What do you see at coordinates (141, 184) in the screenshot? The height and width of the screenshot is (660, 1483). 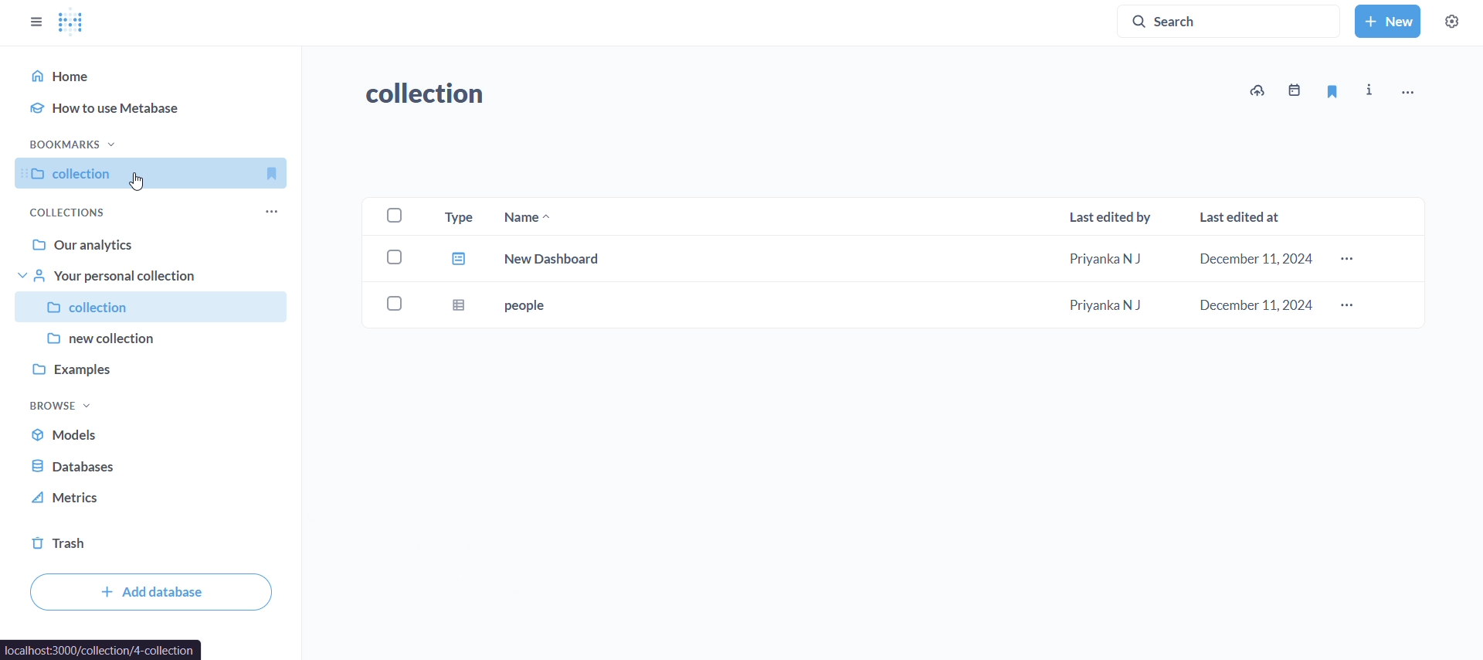 I see `cursor` at bounding box center [141, 184].